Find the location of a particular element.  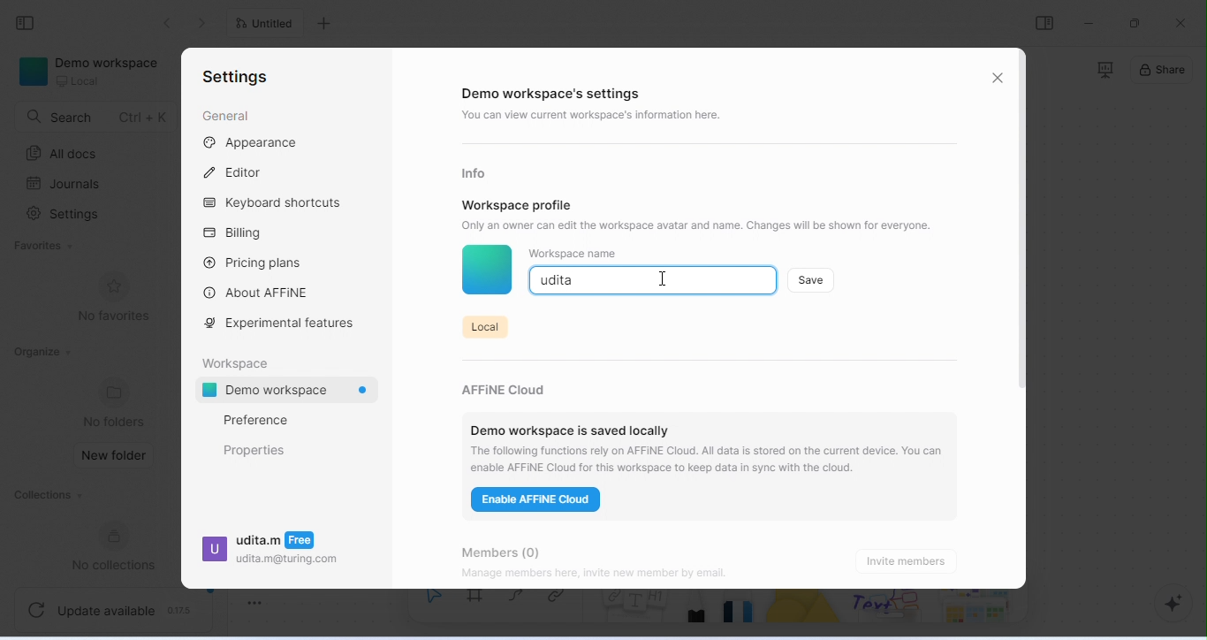

udita.m udita.m@turing.com is located at coordinates (270, 553).